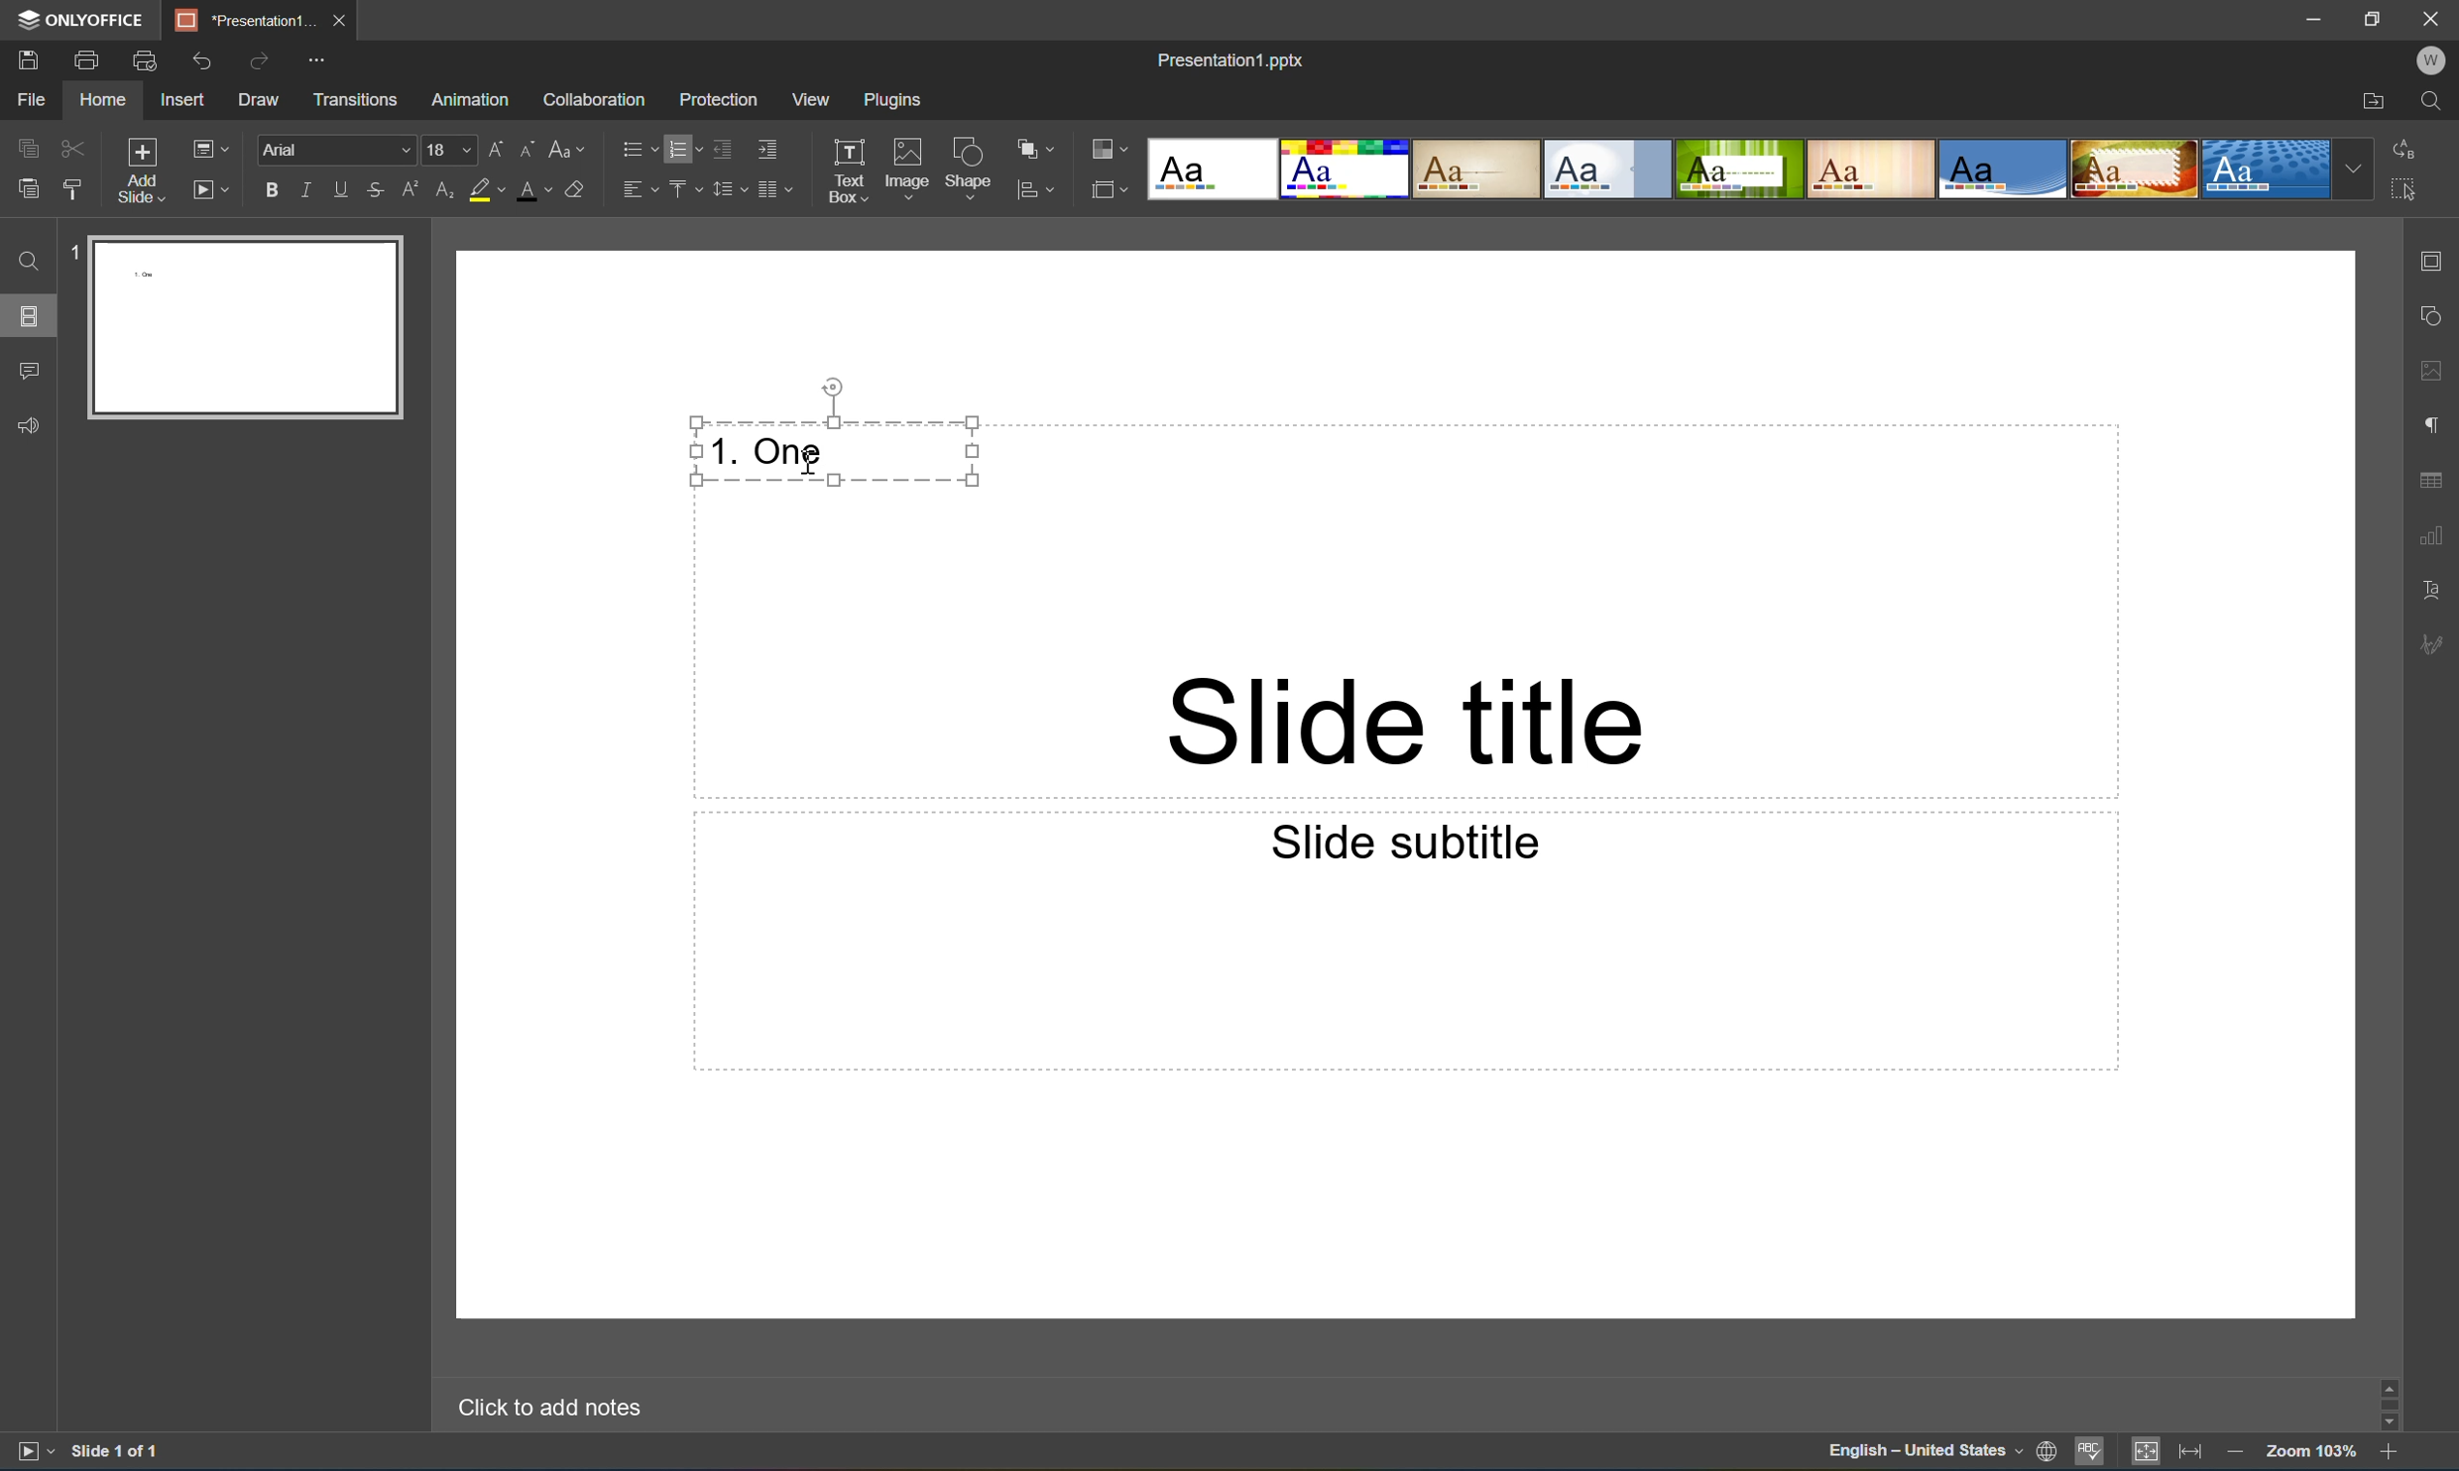  I want to click on Quick print, so click(147, 60).